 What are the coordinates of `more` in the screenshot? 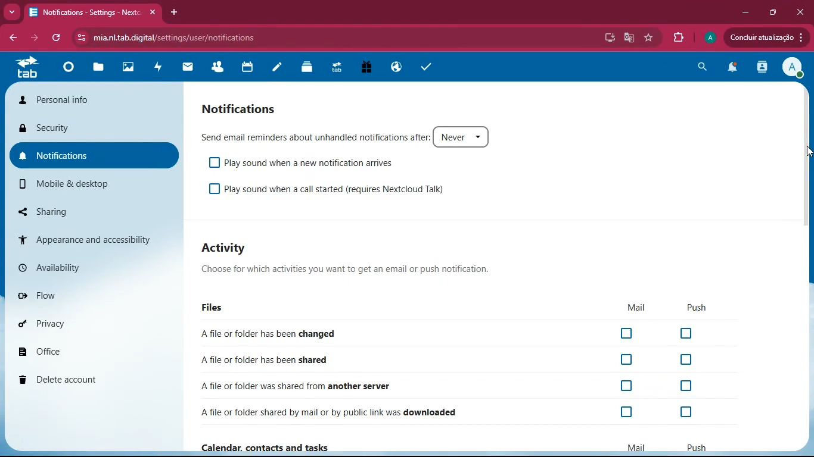 It's located at (12, 11).